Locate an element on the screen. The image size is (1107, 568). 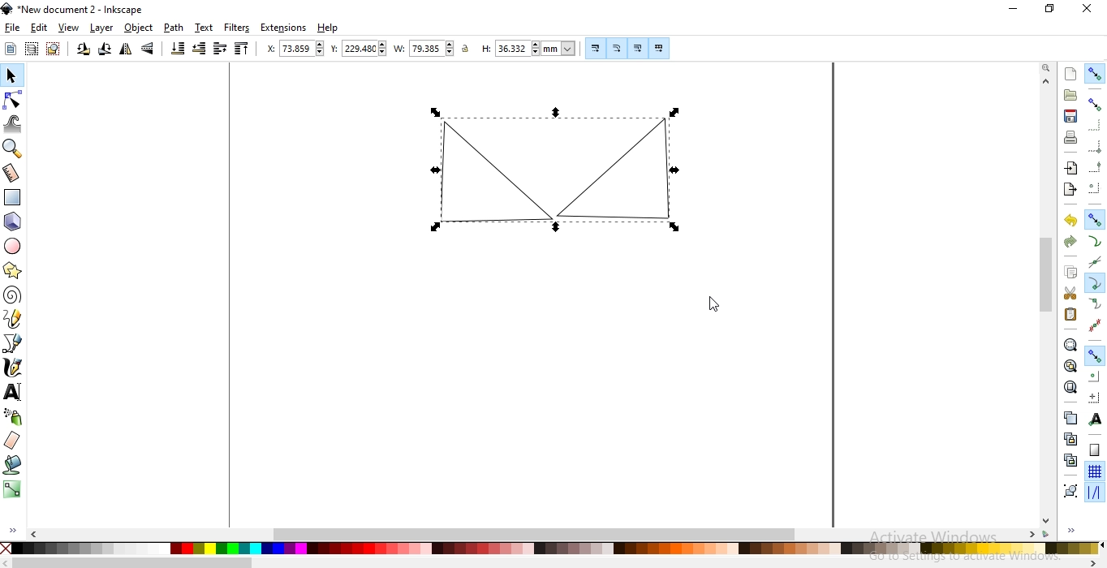
snap bounding box corners is located at coordinates (1095, 146).